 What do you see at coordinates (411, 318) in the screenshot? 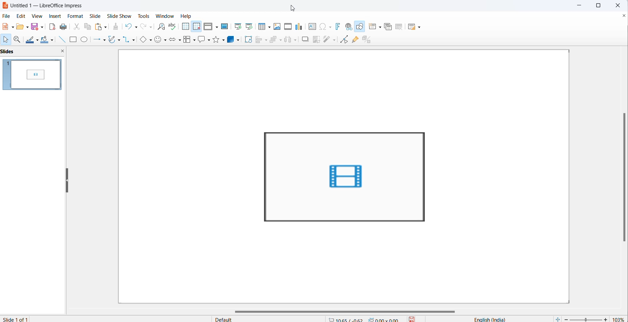
I see `save` at bounding box center [411, 318].